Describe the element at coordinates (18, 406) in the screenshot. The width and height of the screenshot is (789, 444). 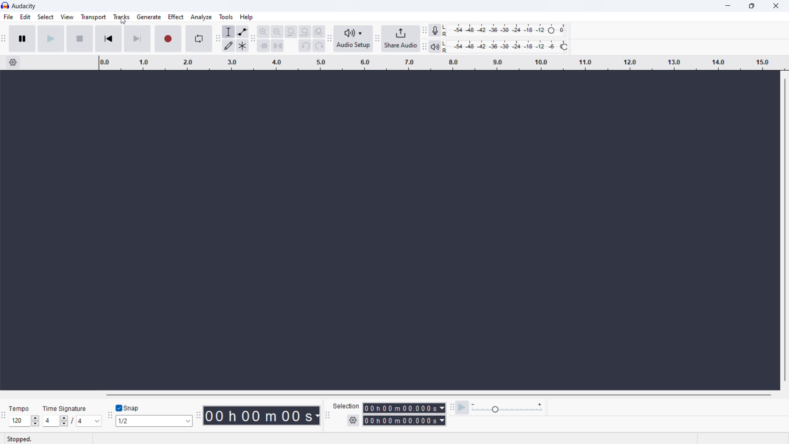
I see `Tempo` at that location.